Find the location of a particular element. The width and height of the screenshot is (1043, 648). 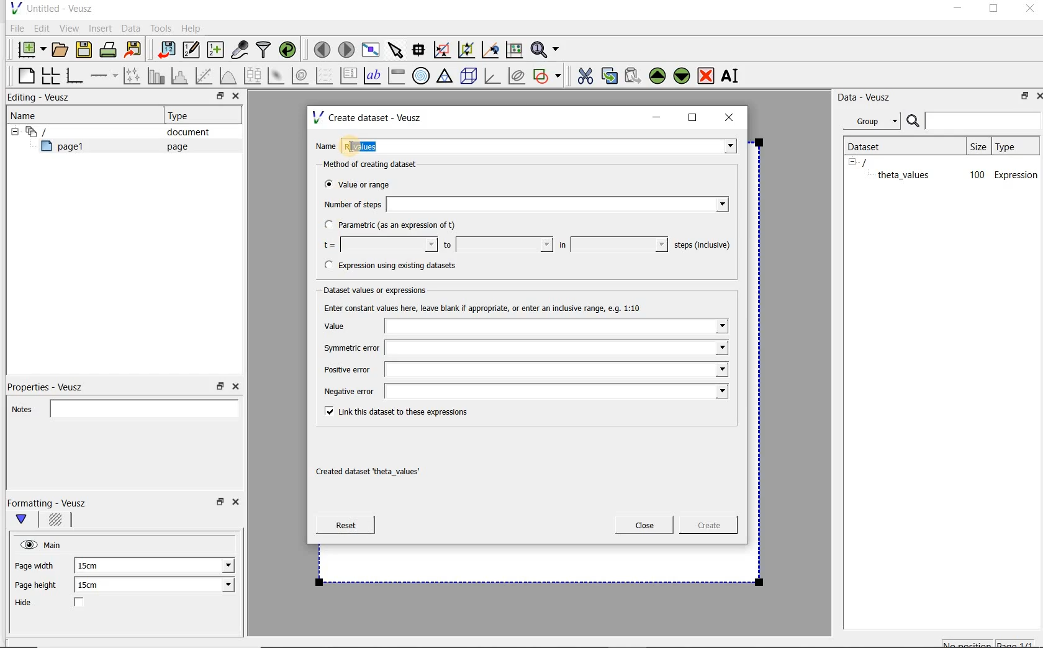

Page height dropdown is located at coordinates (220, 586).